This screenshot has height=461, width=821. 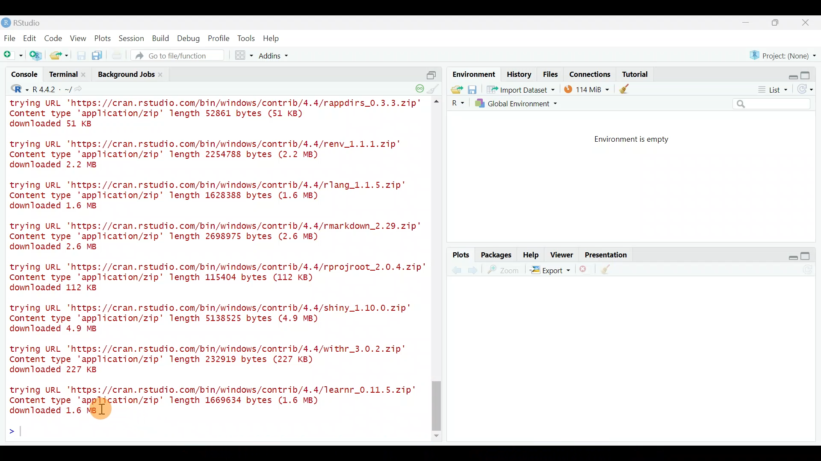 I want to click on Help, so click(x=532, y=254).